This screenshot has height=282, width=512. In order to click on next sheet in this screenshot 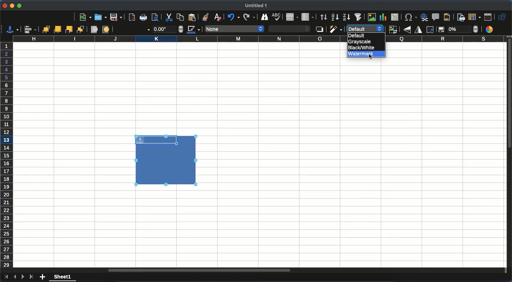, I will do `click(23, 277)`.